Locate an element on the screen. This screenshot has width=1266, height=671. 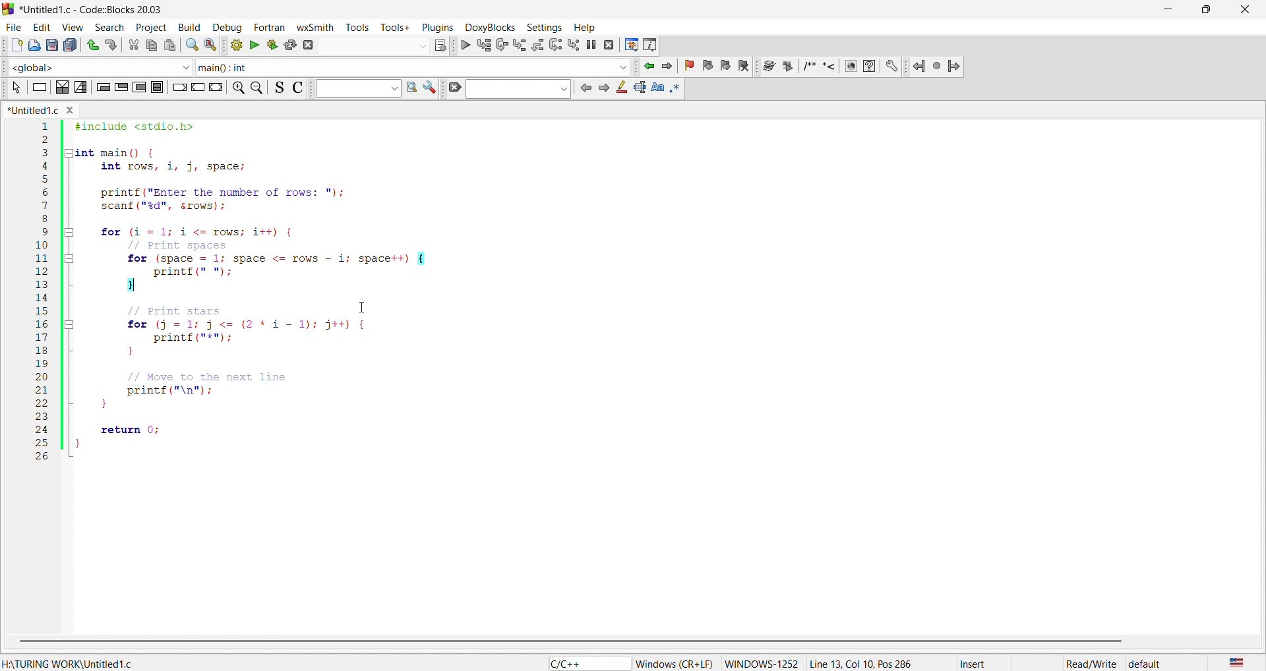
new file is located at coordinates (15, 43).